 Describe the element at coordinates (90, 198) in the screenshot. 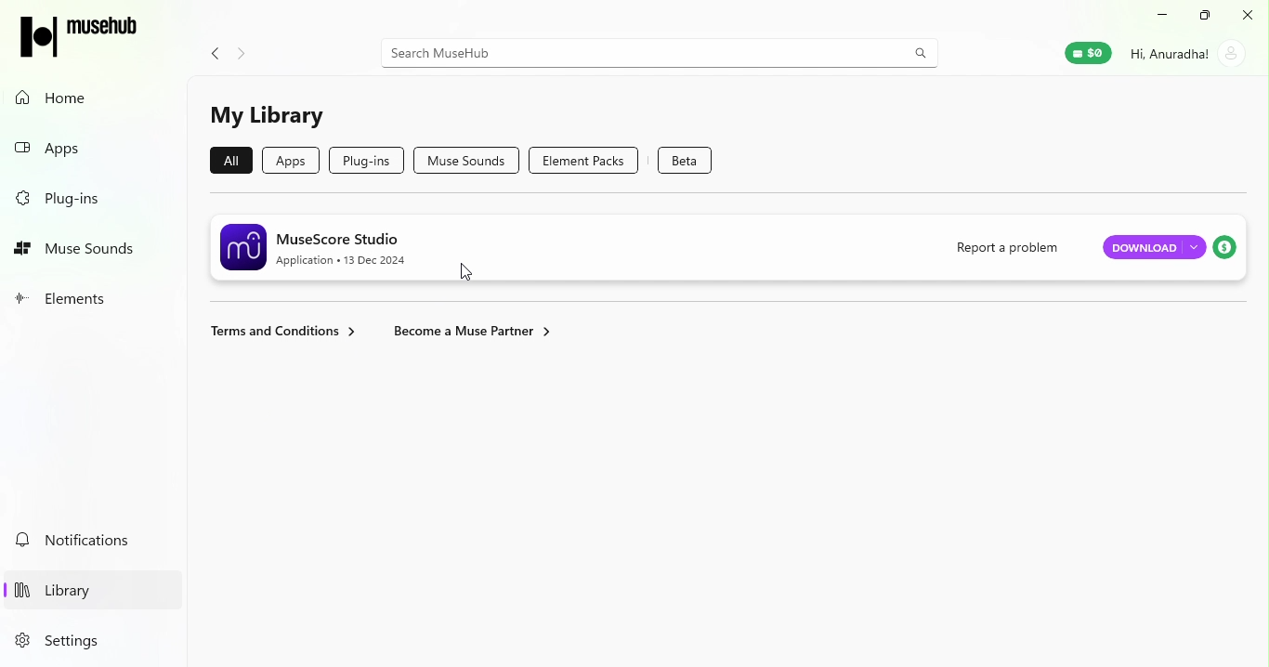

I see `Plug-ins` at that location.